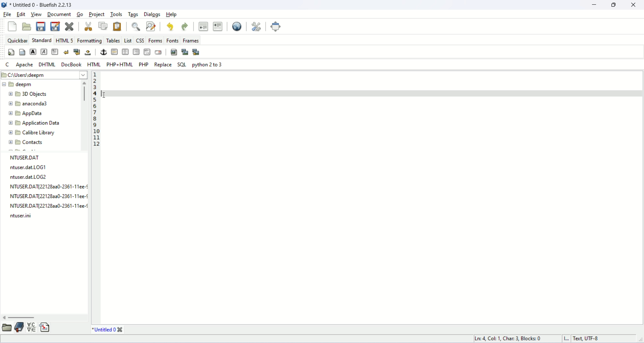  What do you see at coordinates (20, 328) in the screenshot?
I see `bookmarks` at bounding box center [20, 328].